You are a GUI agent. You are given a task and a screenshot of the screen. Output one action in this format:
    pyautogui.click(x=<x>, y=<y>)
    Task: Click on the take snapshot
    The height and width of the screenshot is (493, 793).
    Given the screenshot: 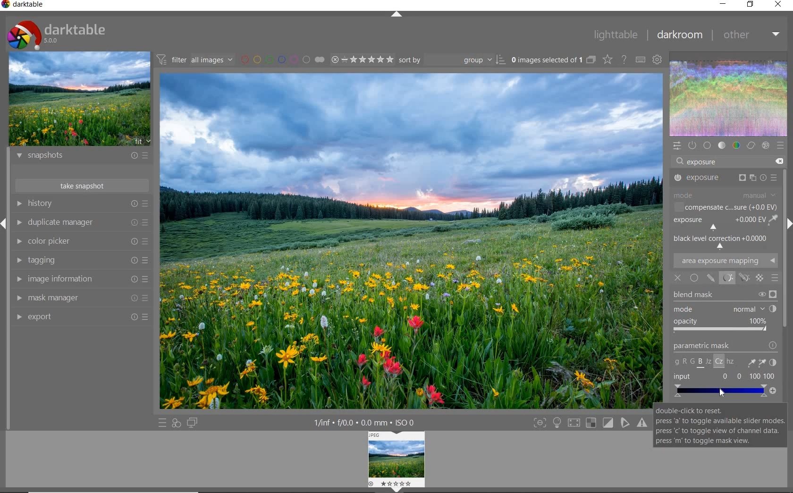 What is the action you would take?
    pyautogui.click(x=83, y=186)
    